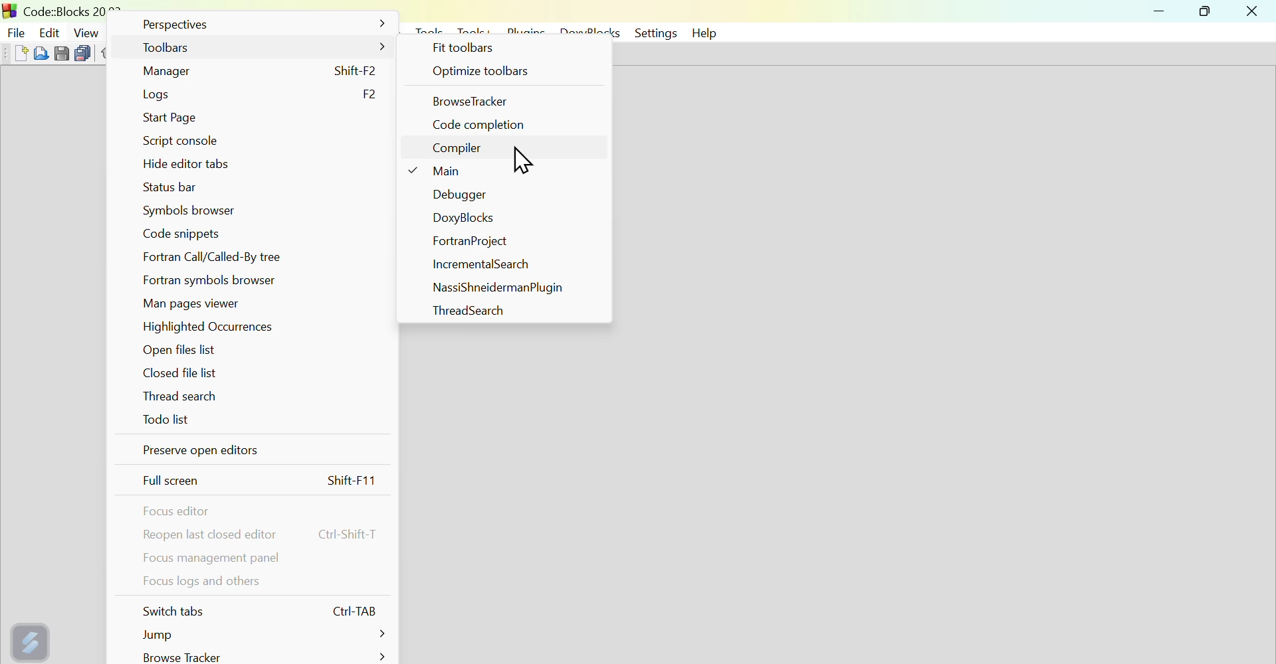  I want to click on Hide editor tabs, so click(183, 165).